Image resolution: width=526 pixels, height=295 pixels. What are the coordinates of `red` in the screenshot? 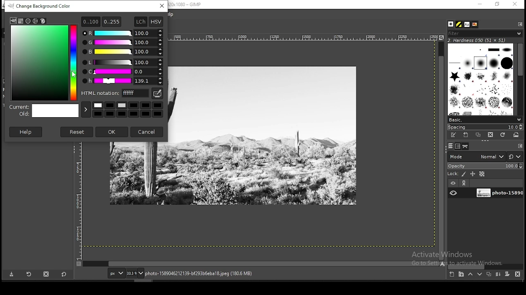 It's located at (122, 33).